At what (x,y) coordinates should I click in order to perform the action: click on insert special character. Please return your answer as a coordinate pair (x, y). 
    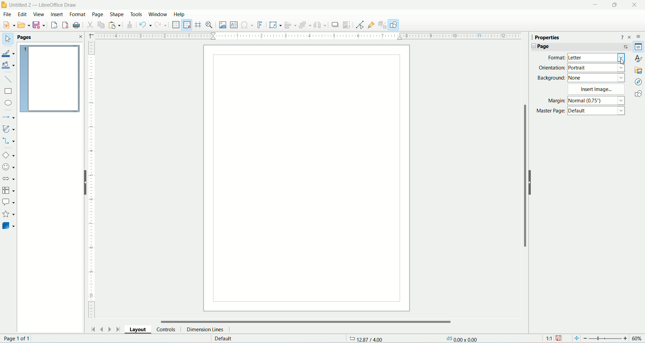
    Looking at the image, I should click on (246, 25).